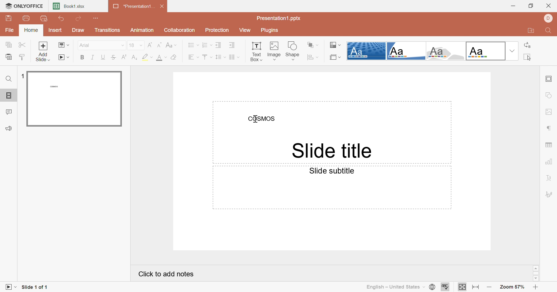 This screenshot has height=292, width=557. Describe the element at coordinates (54, 31) in the screenshot. I see `Insert` at that location.